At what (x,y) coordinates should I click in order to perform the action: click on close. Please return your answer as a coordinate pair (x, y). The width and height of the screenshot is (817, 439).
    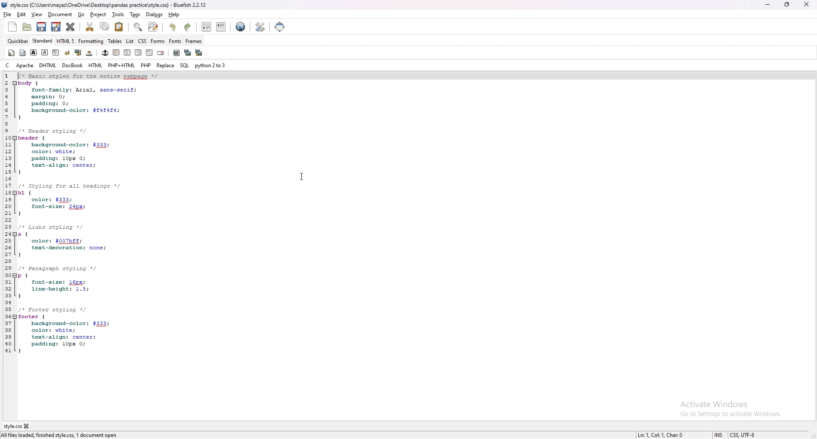
    Looking at the image, I should click on (806, 5).